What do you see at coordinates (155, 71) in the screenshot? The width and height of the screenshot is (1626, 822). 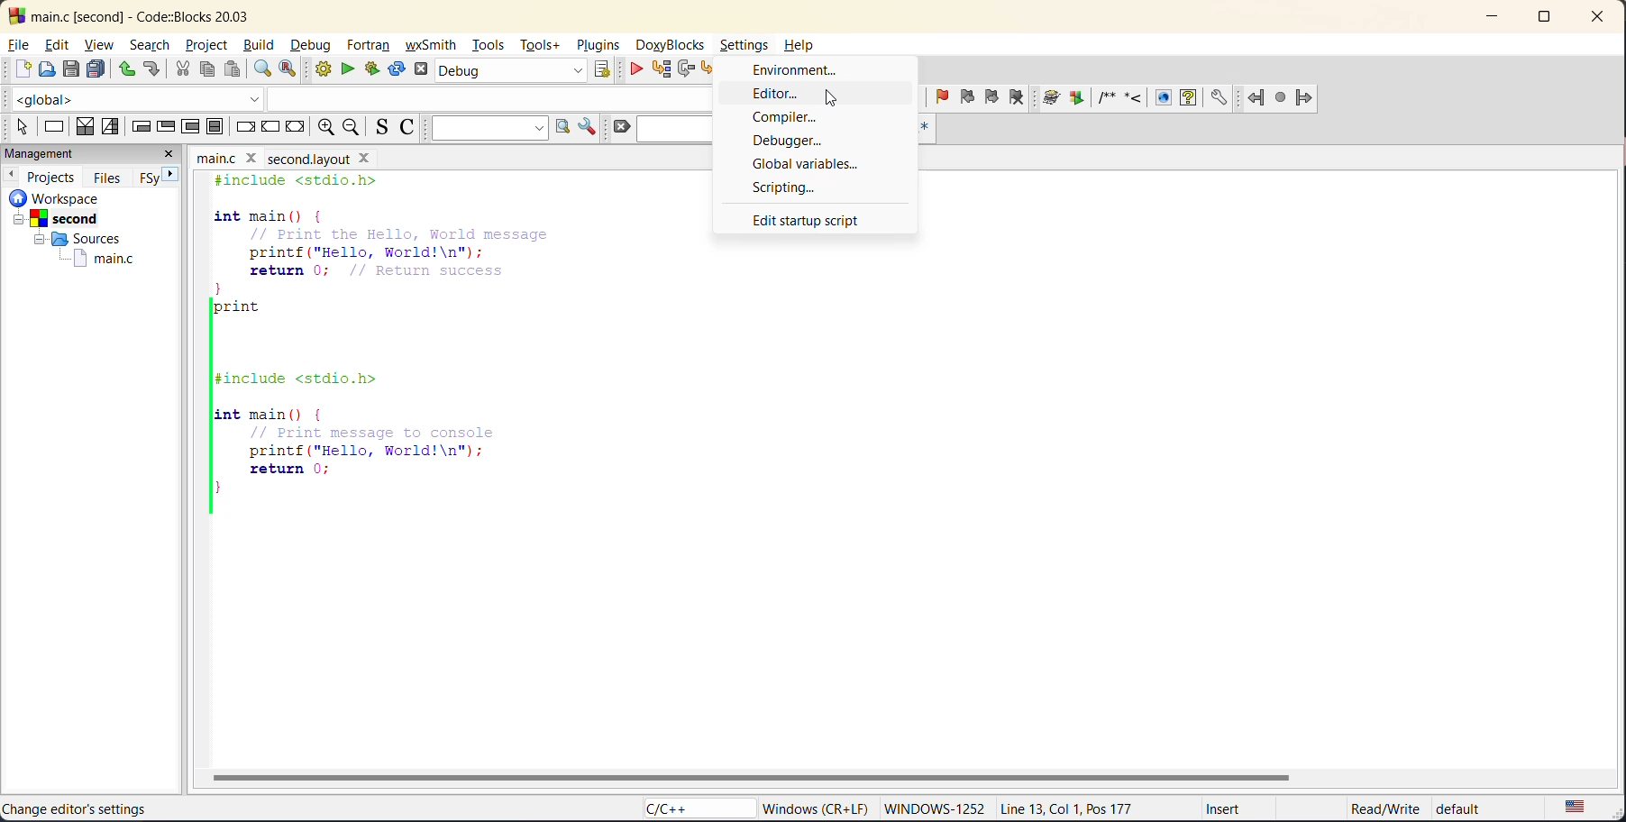 I see `redo` at bounding box center [155, 71].